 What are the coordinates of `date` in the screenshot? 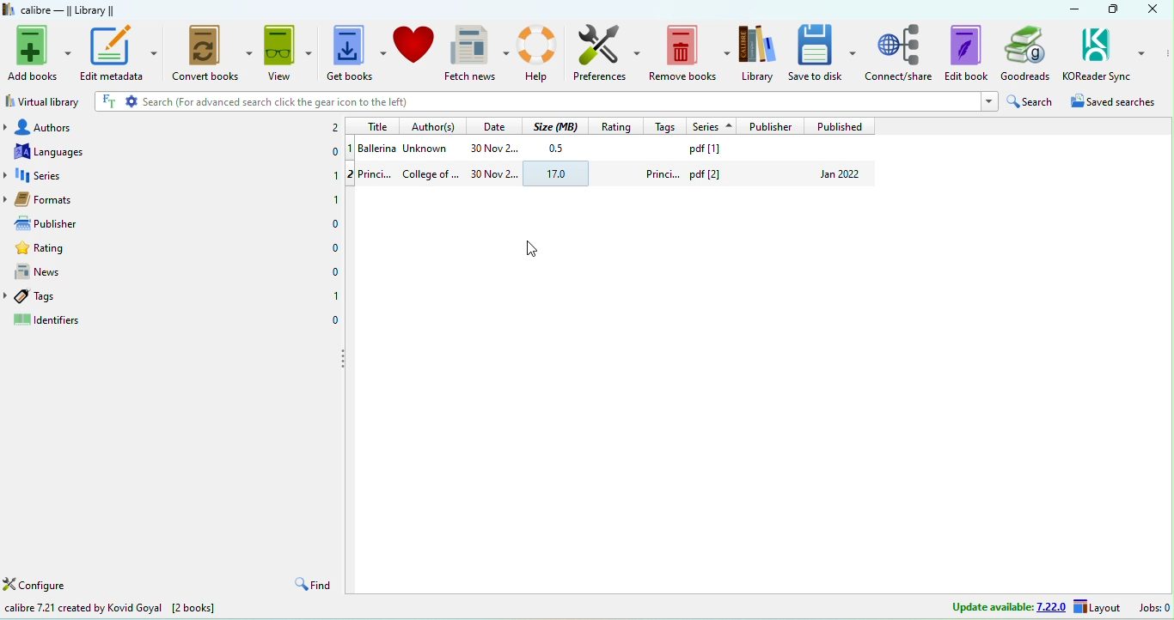 It's located at (495, 126).